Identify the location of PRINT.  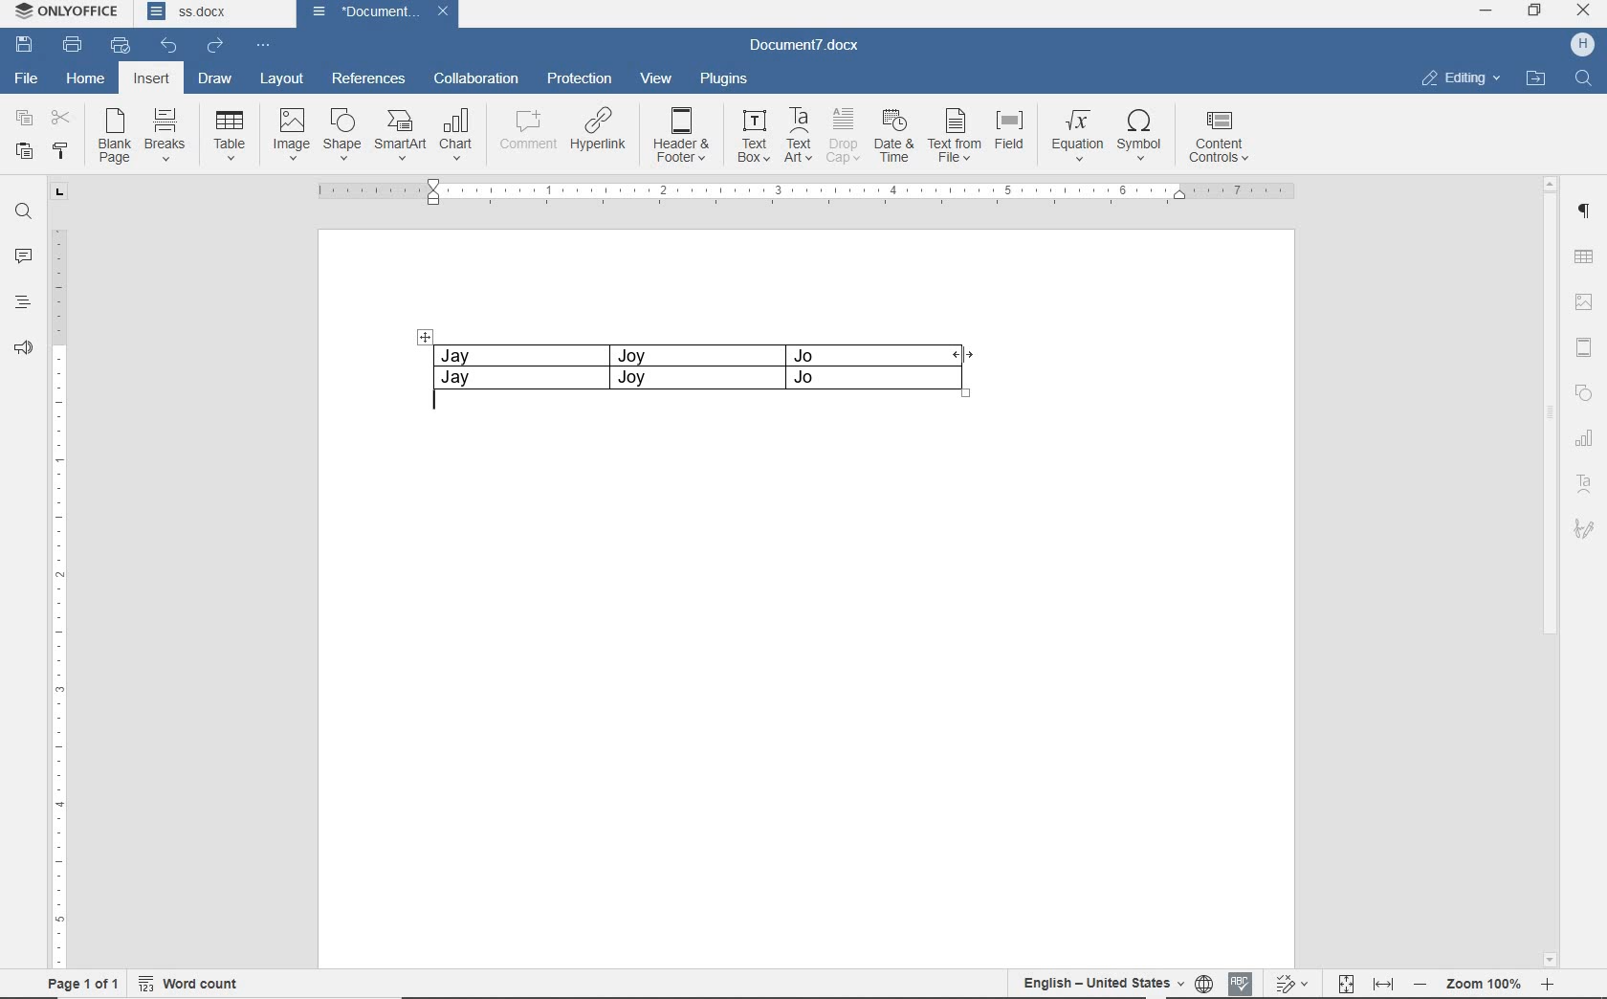
(72, 46).